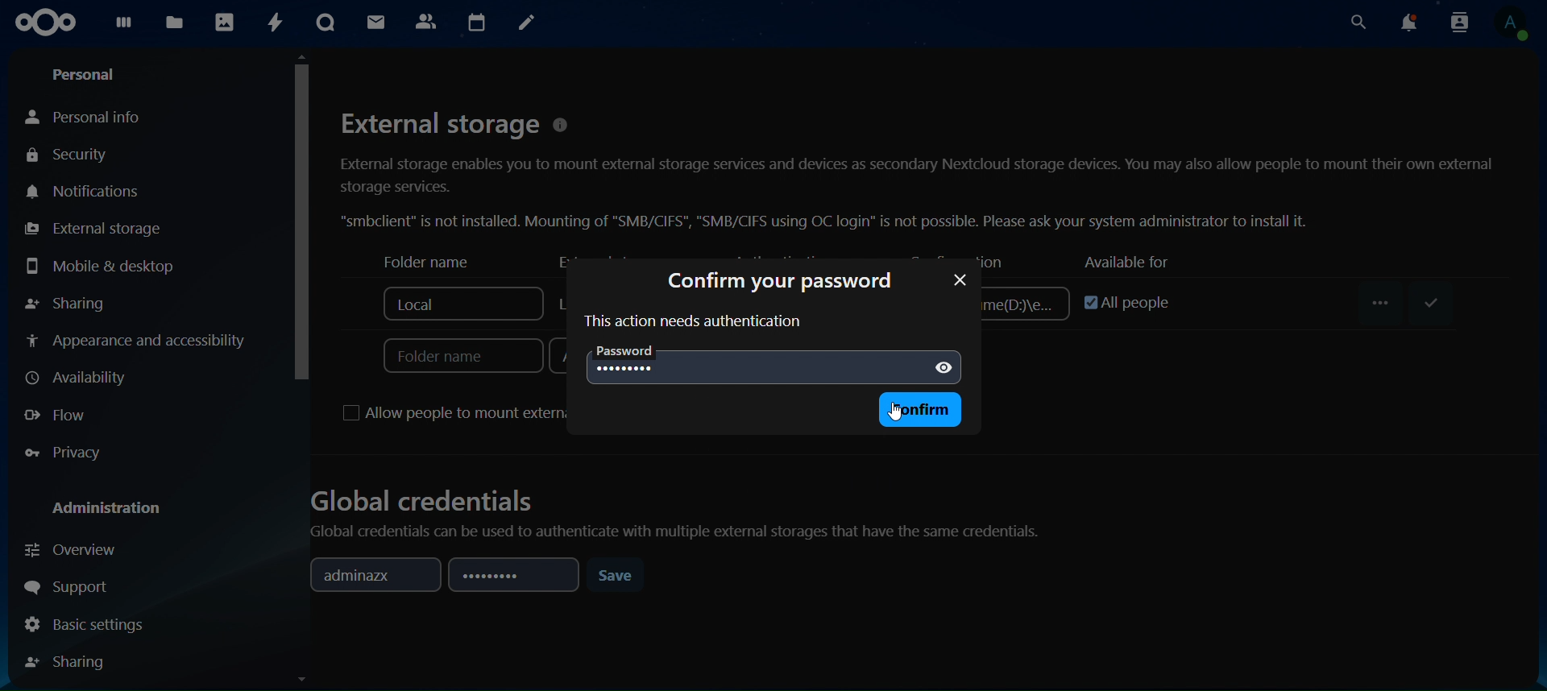 This screenshot has width=1547, height=691. What do you see at coordinates (92, 229) in the screenshot?
I see `external storage` at bounding box center [92, 229].